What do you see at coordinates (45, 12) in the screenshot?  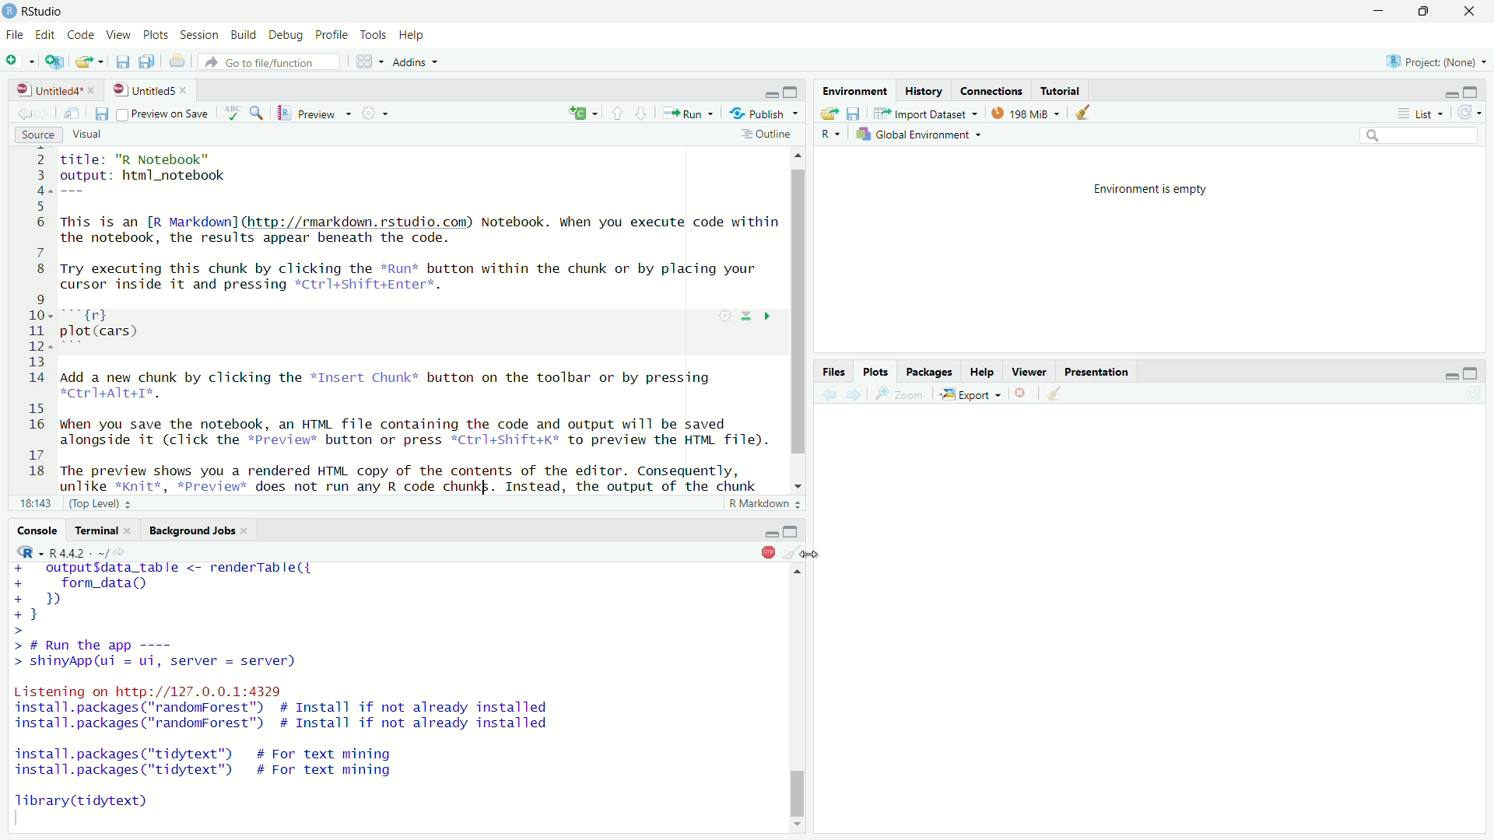 I see `RStudio` at bounding box center [45, 12].